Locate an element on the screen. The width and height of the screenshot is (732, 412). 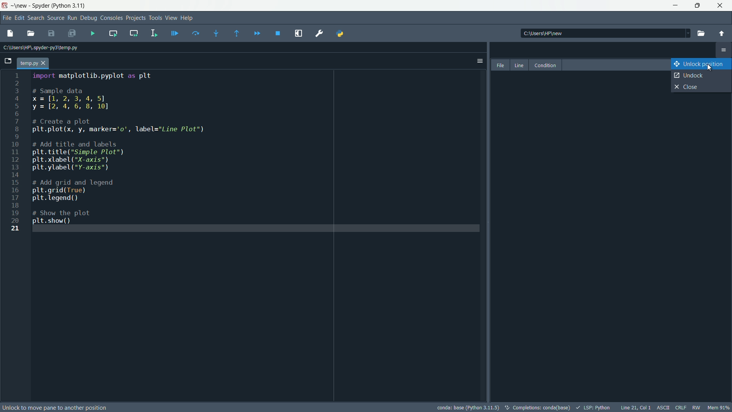
line 21, Col 1 is located at coordinates (635, 407).